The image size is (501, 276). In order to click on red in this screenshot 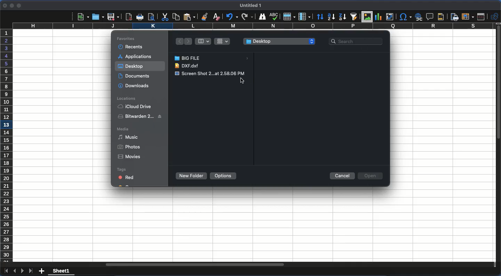, I will do `click(126, 177)`.